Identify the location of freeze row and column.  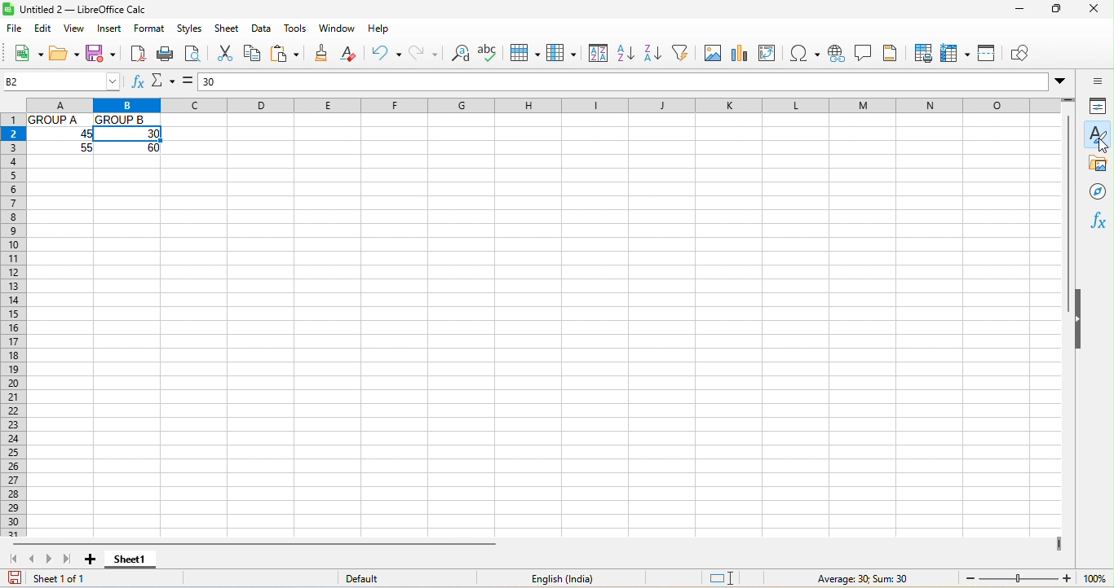
(955, 55).